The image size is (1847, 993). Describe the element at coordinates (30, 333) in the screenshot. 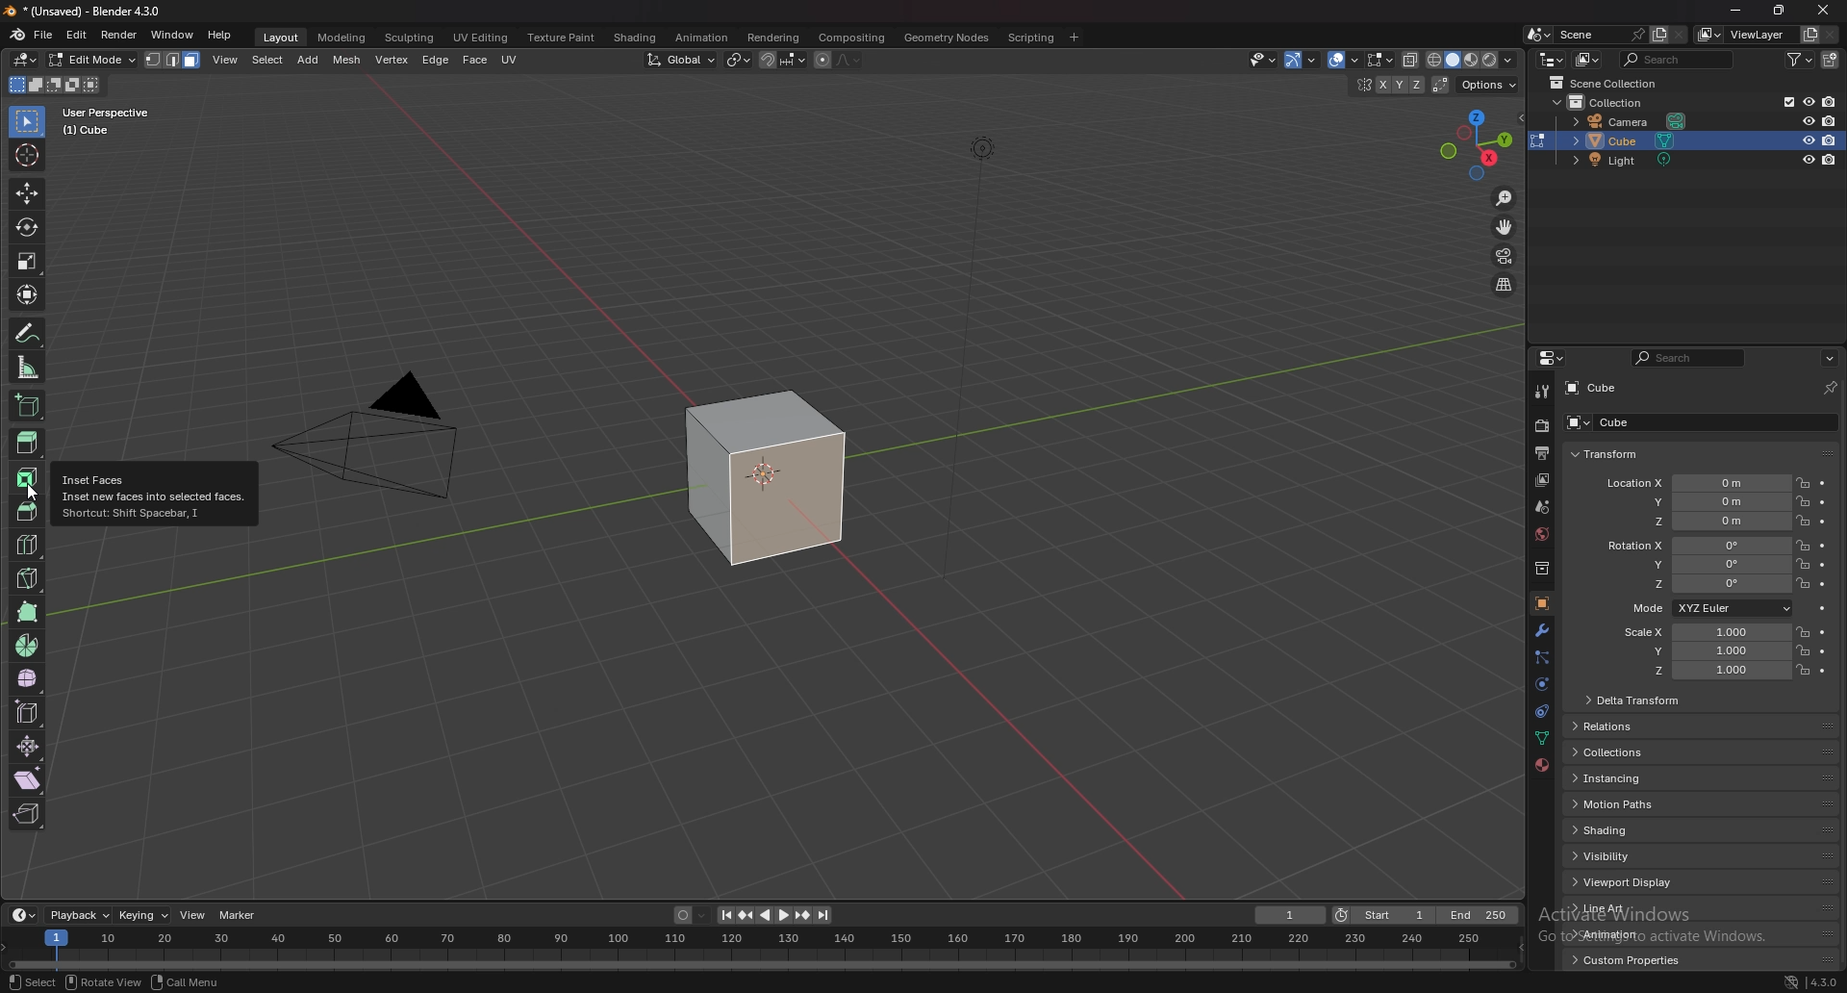

I see `annotate` at that location.